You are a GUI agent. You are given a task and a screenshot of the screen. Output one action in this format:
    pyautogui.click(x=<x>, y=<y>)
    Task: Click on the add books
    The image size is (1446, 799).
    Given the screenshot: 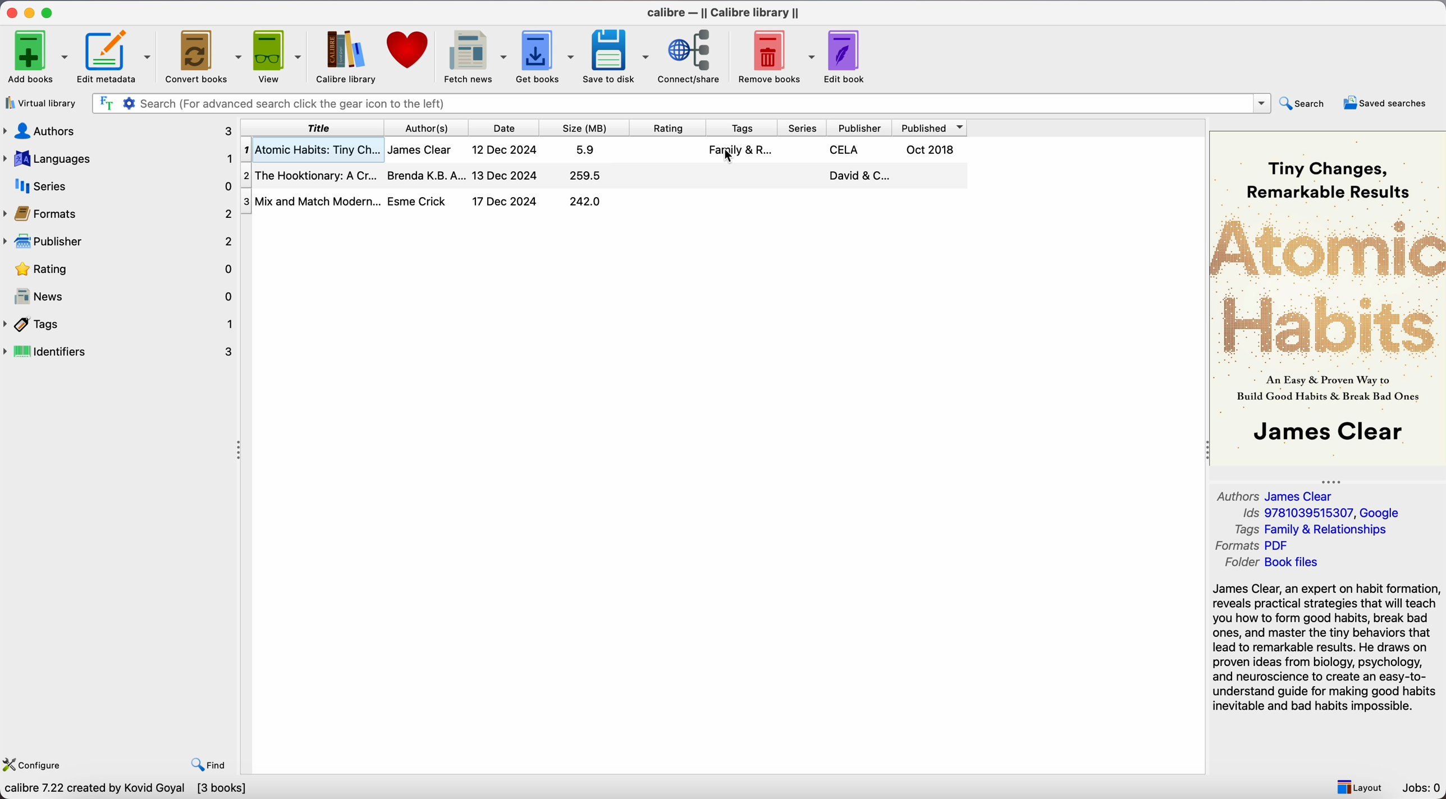 What is the action you would take?
    pyautogui.click(x=36, y=57)
    